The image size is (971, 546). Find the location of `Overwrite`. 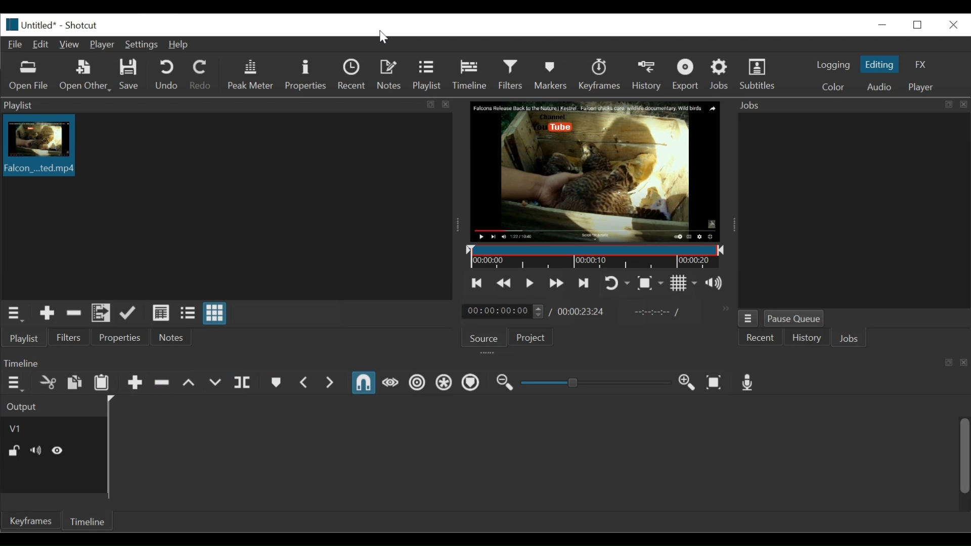

Overwrite is located at coordinates (215, 384).